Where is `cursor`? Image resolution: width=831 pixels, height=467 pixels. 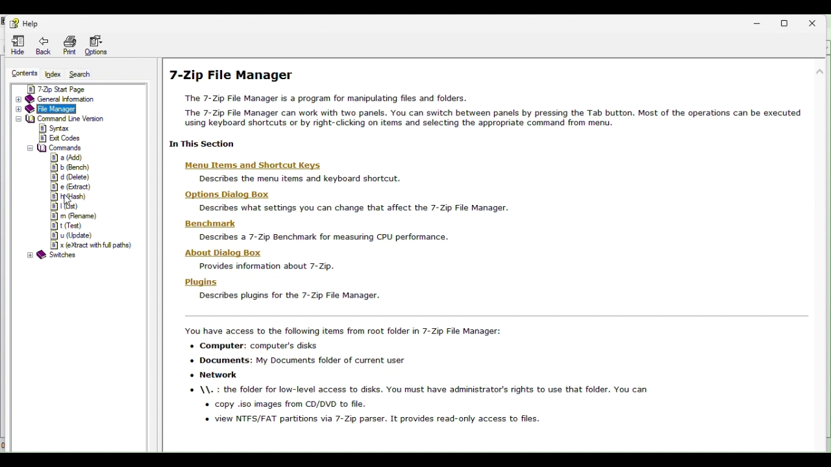
cursor is located at coordinates (68, 200).